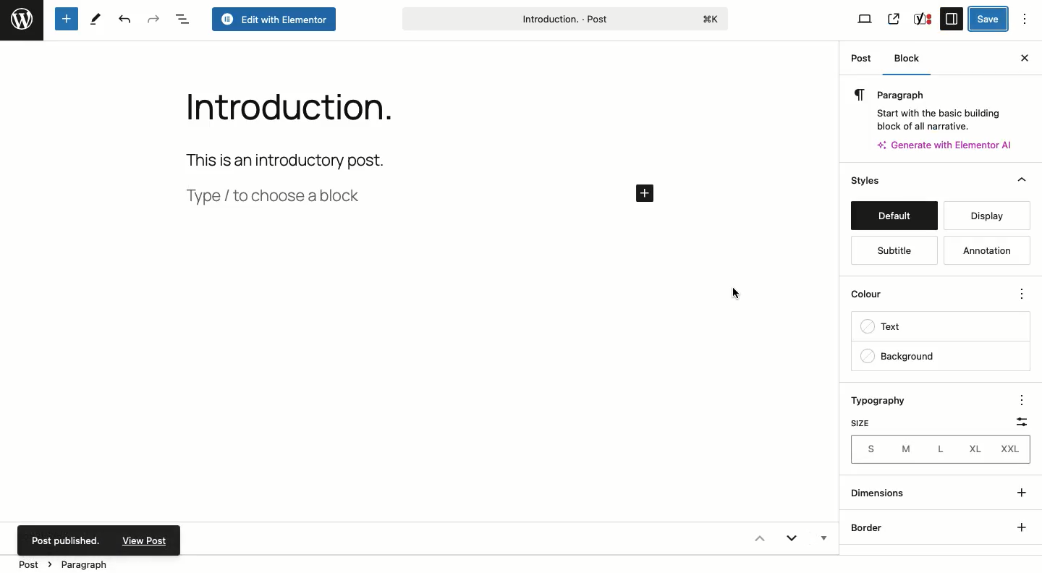 The height and width of the screenshot is (573, 1042). I want to click on Redo, so click(154, 19).